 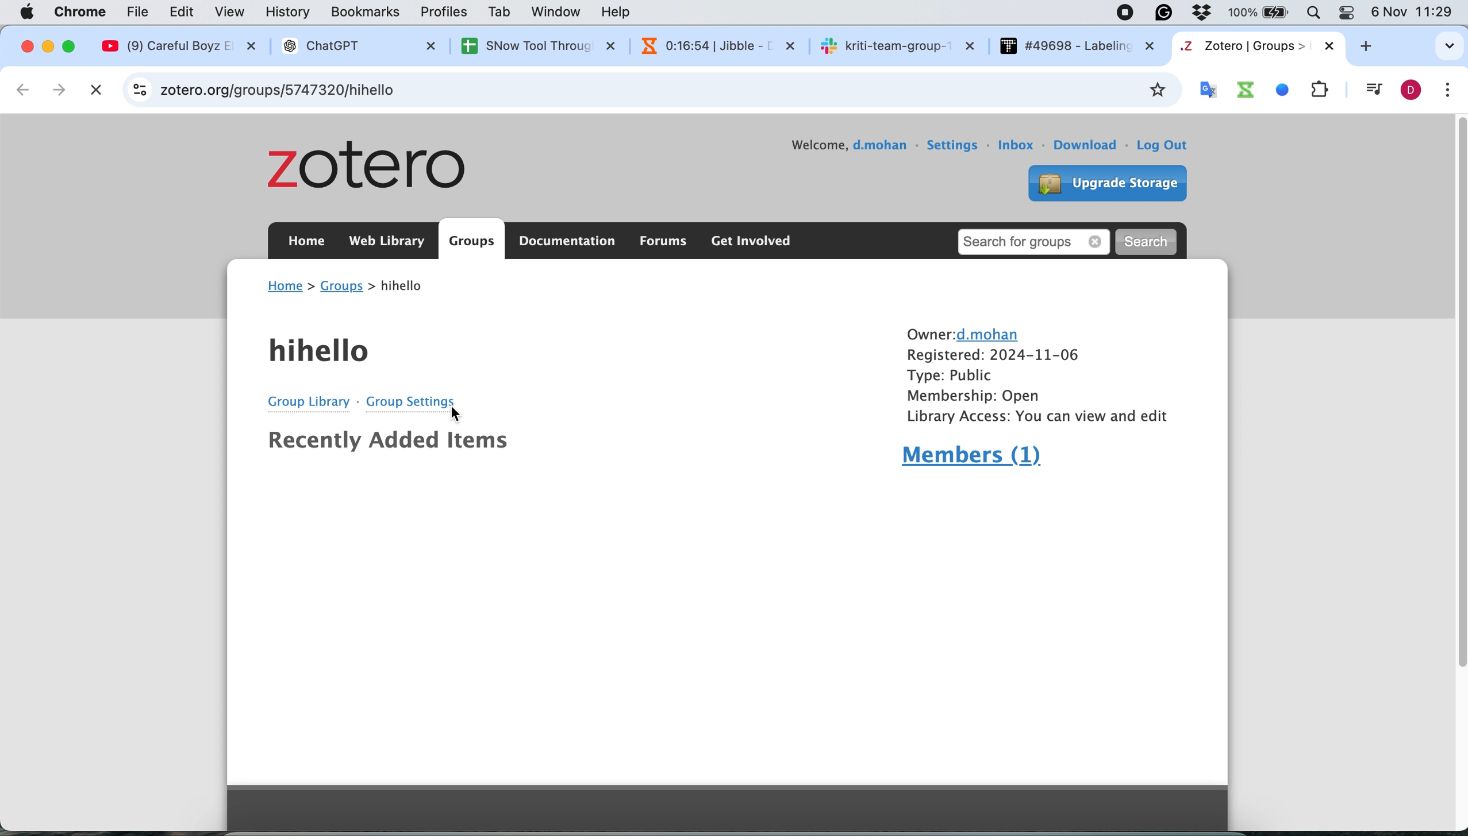 What do you see at coordinates (472, 242) in the screenshot?
I see `groups` at bounding box center [472, 242].